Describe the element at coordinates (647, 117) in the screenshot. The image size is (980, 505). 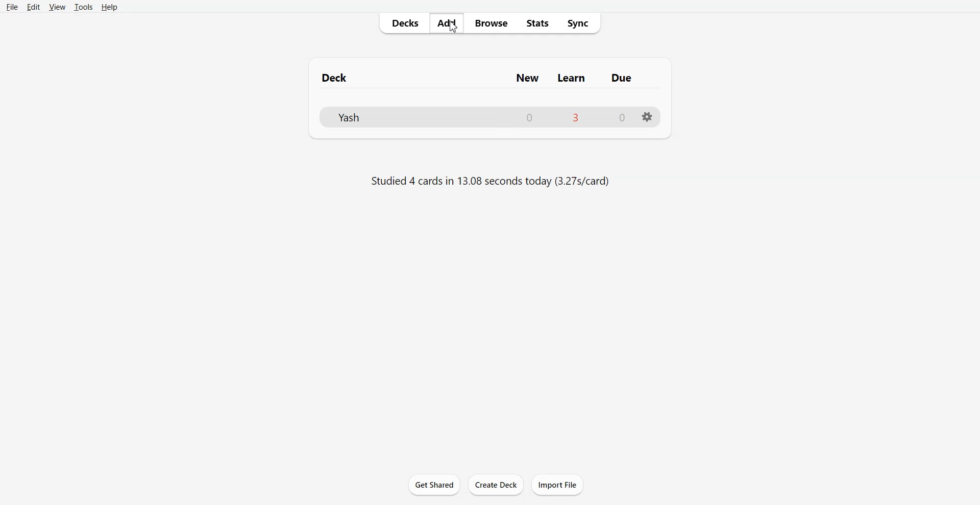
I see `Settings` at that location.